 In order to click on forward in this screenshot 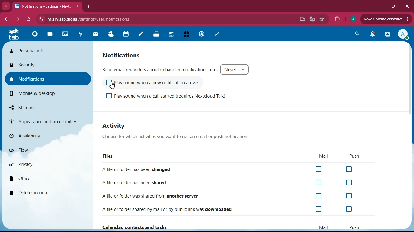, I will do `click(17, 19)`.